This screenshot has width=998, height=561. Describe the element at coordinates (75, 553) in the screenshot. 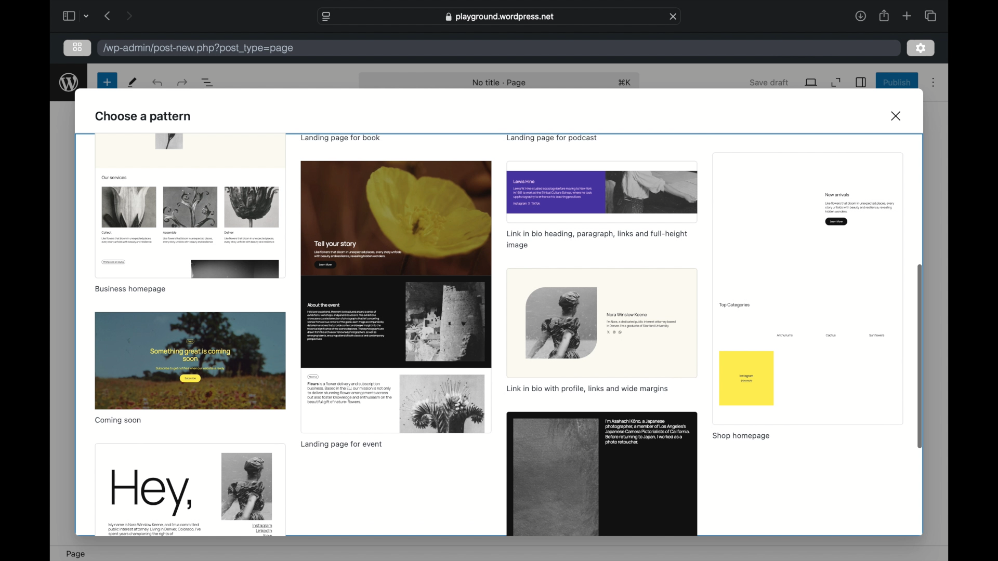

I see `page` at that location.